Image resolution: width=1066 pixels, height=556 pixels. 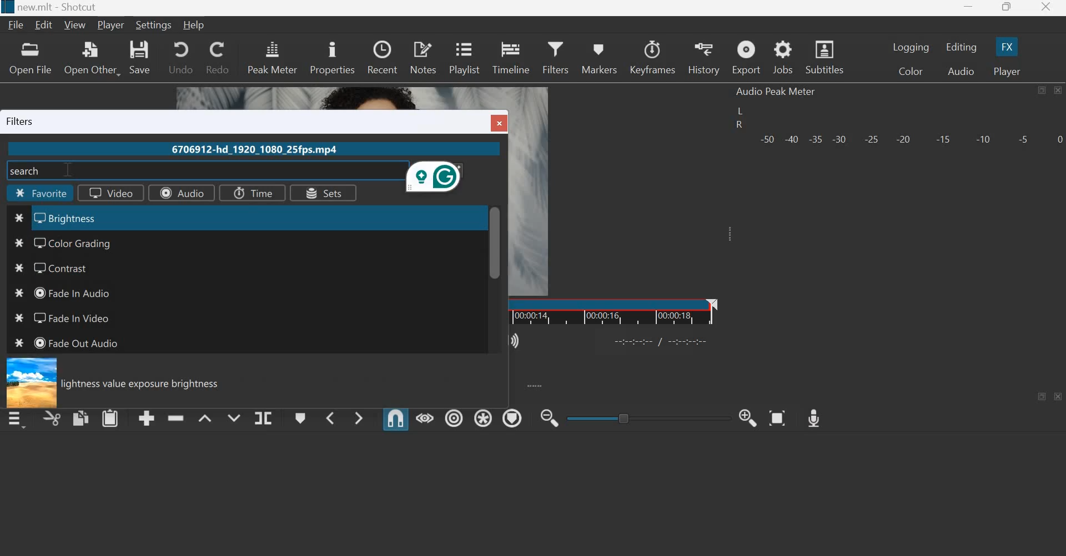 I want to click on Filters, so click(x=24, y=121).